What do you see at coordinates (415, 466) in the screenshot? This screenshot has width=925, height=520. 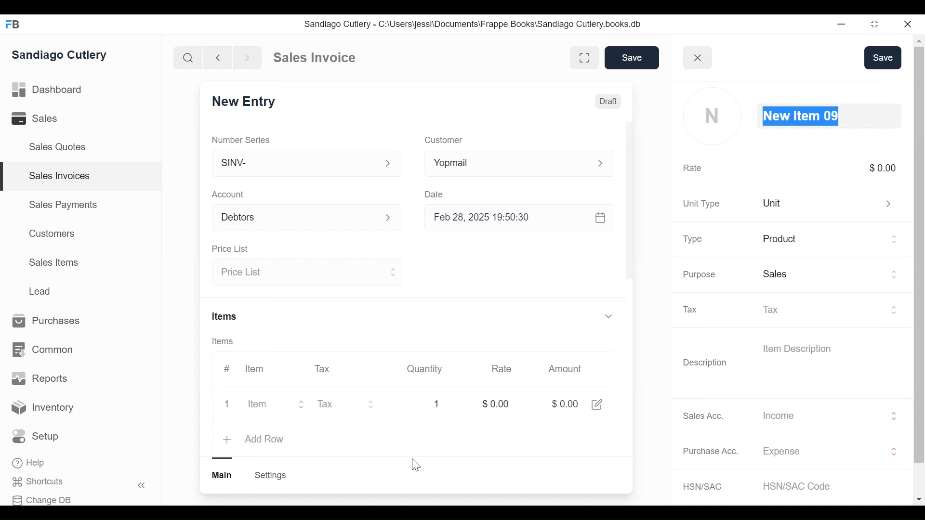 I see `cursor` at bounding box center [415, 466].